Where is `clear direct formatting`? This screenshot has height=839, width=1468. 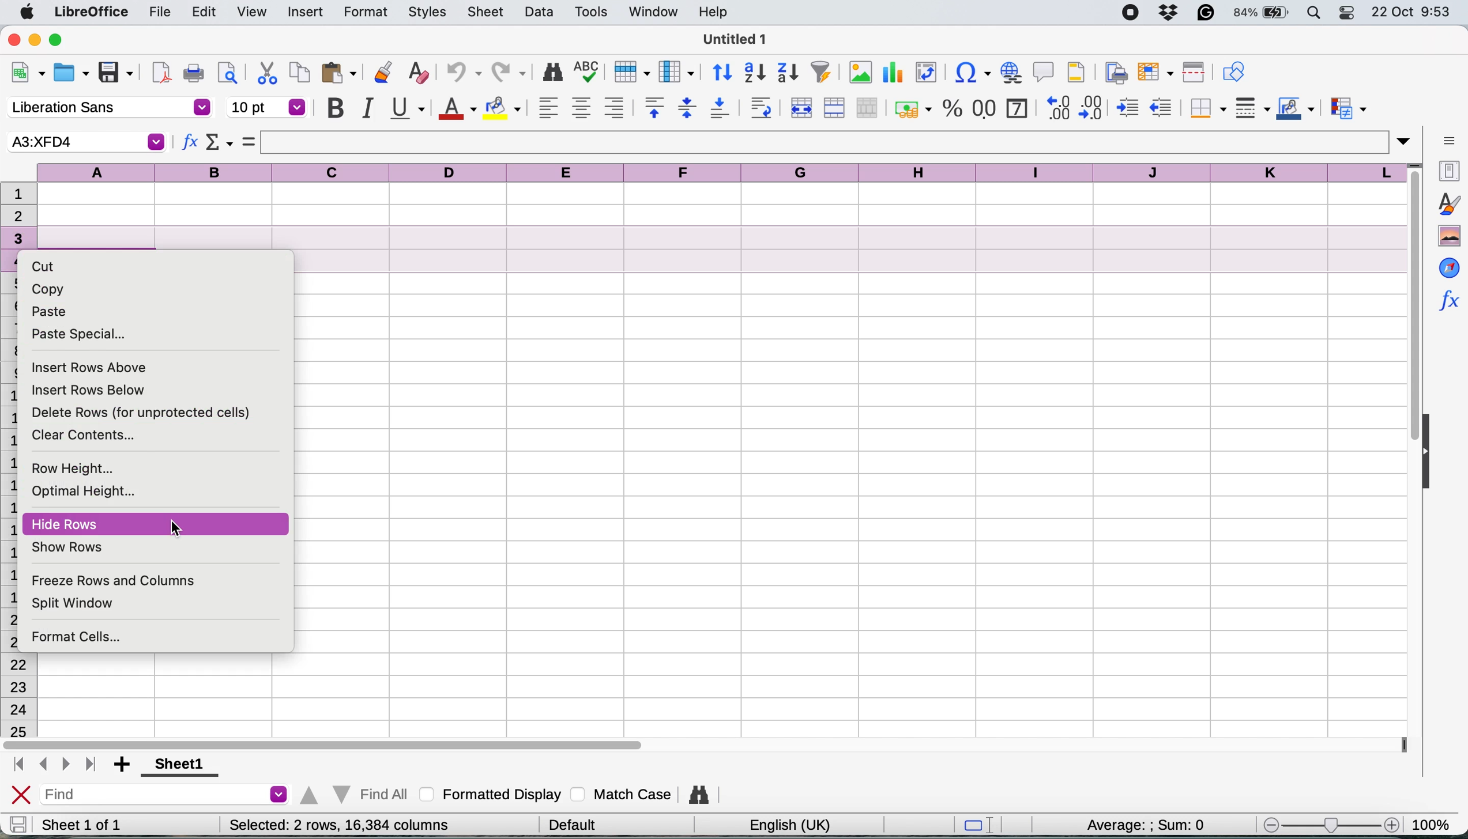
clear direct formatting is located at coordinates (418, 73).